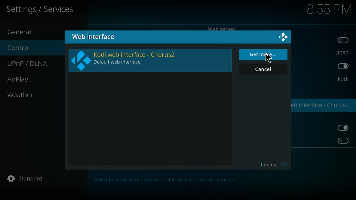  I want to click on General, so click(26, 32).